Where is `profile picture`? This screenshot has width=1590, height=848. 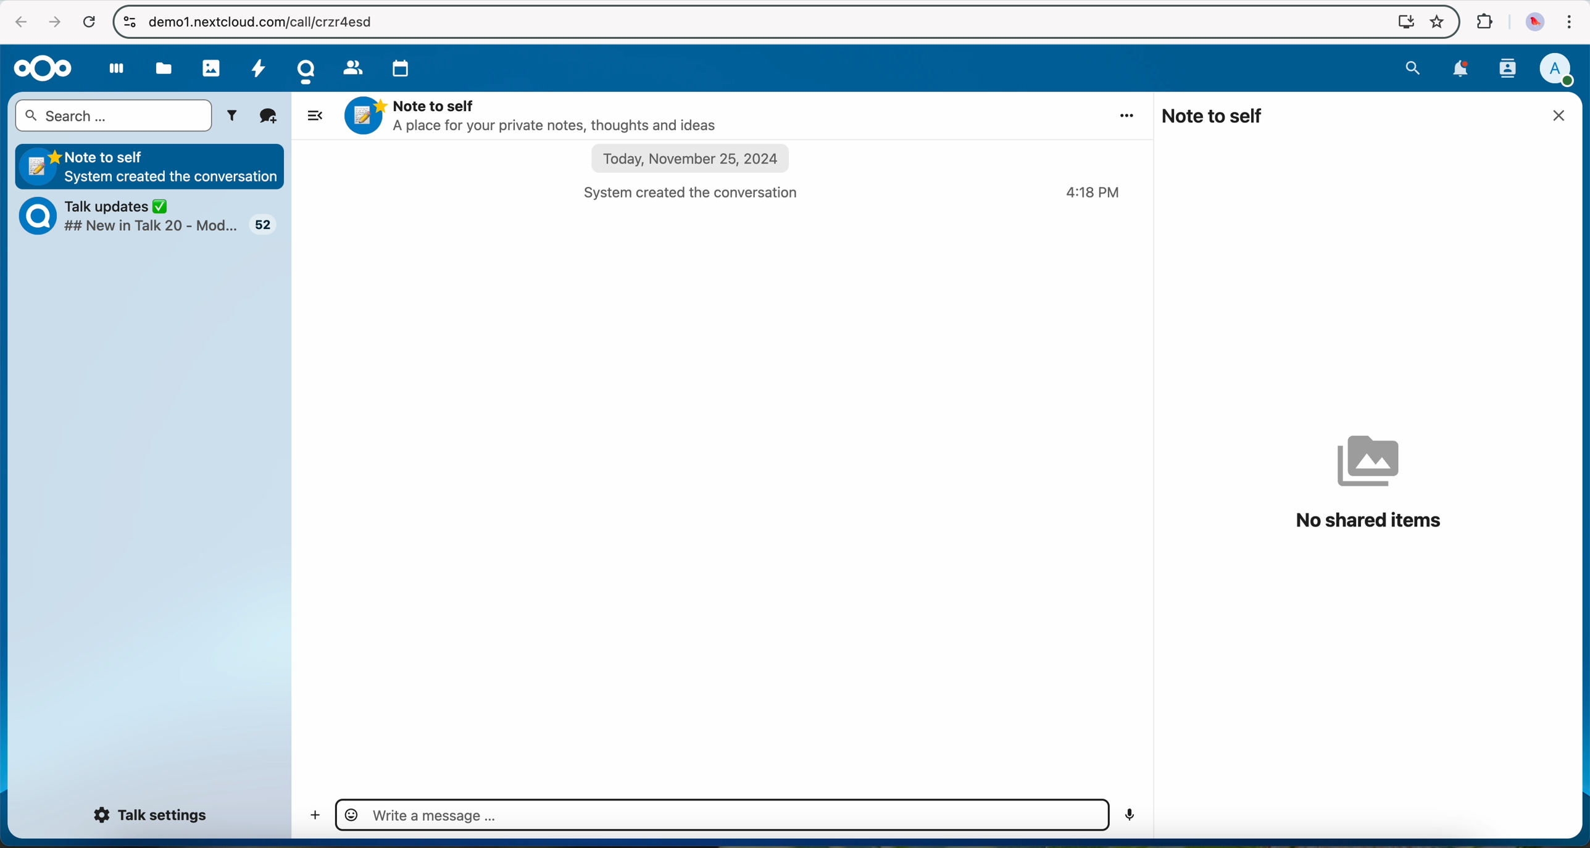
profile picture is located at coordinates (1531, 22).